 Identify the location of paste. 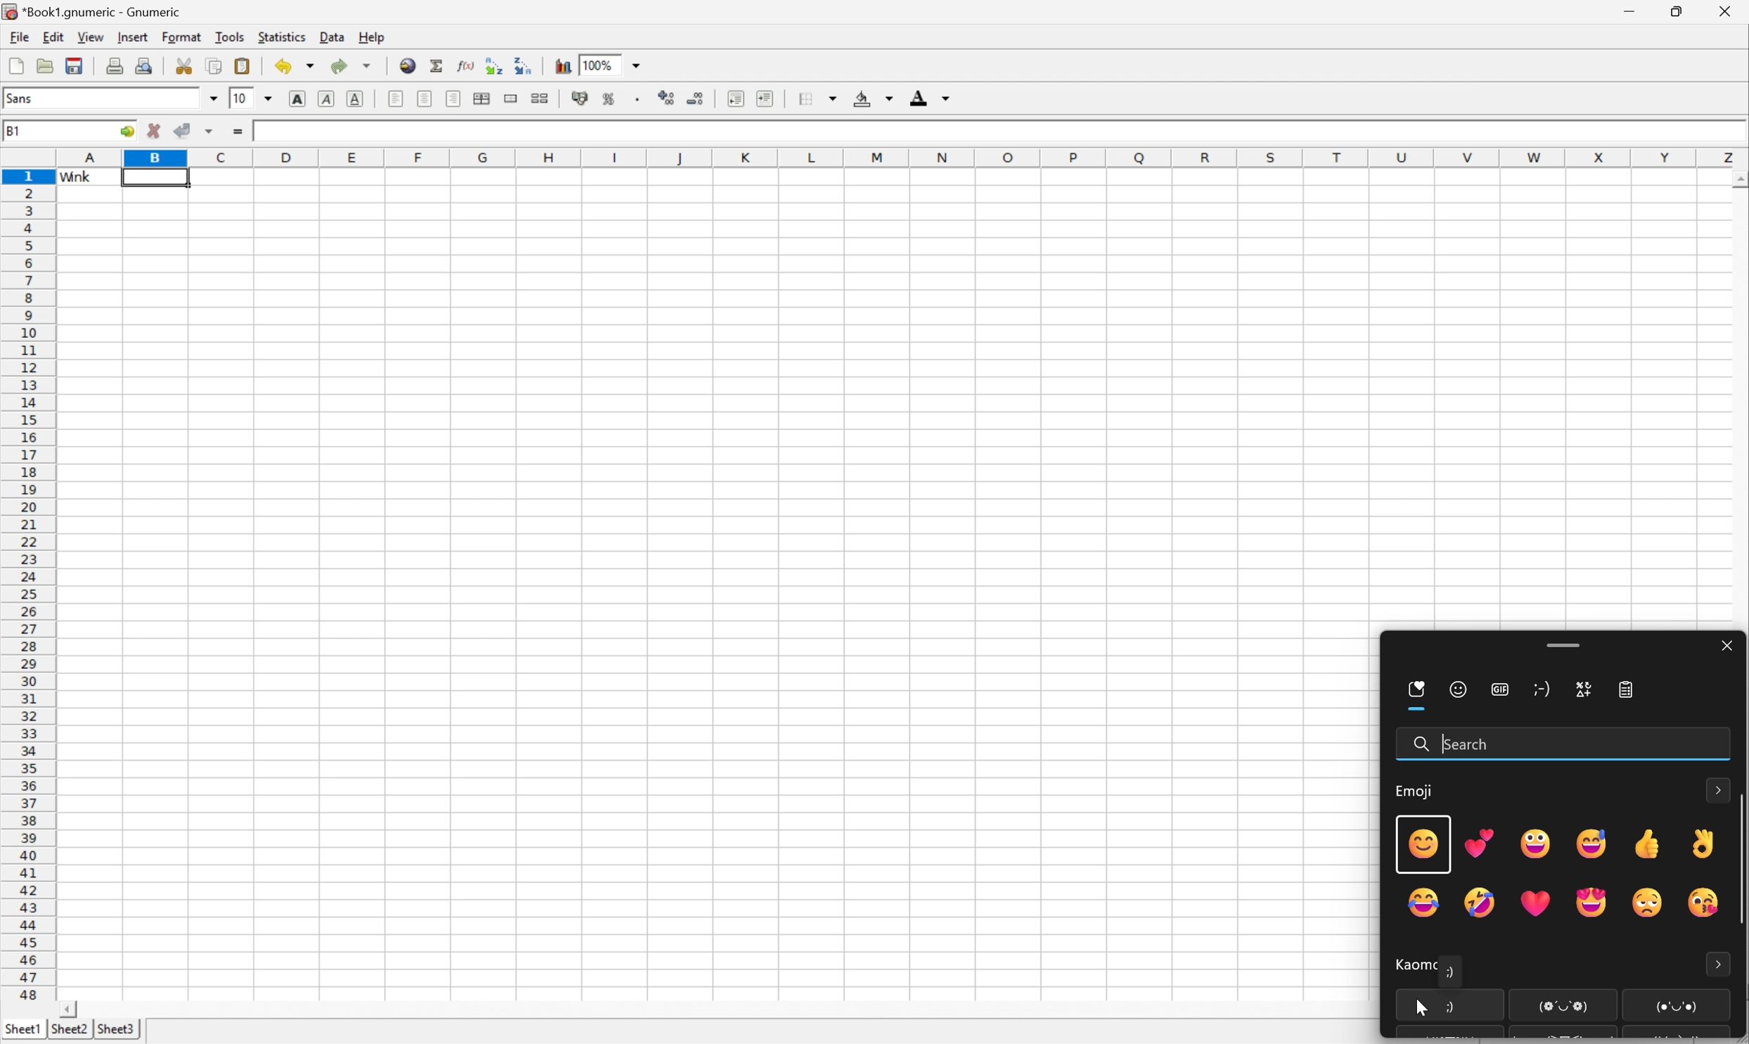
(244, 66).